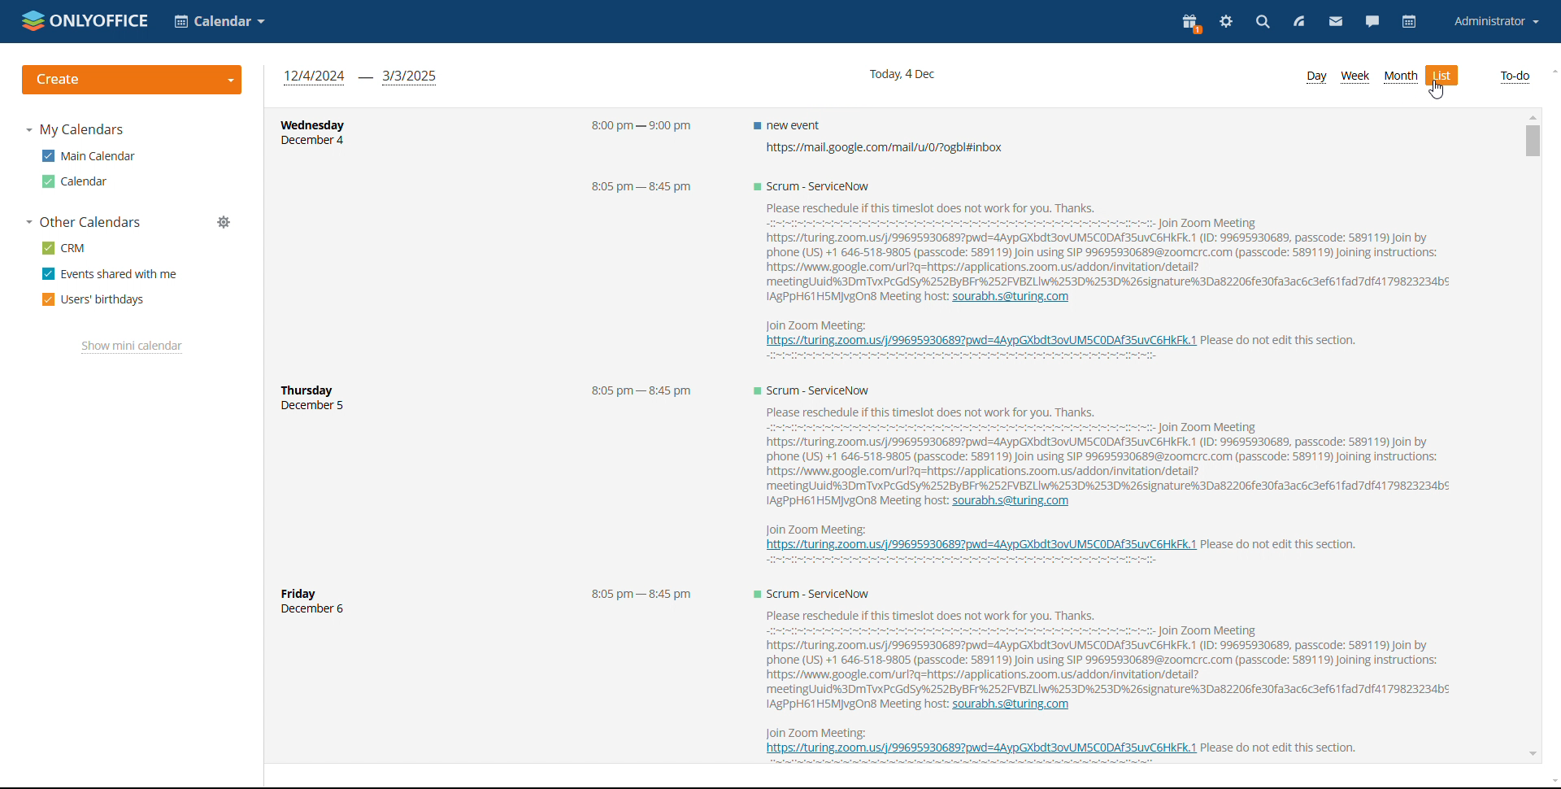 This screenshot has height=789, width=1561. Describe the element at coordinates (635, 392) in the screenshot. I see `8:05 pm —8:45 pm` at that location.